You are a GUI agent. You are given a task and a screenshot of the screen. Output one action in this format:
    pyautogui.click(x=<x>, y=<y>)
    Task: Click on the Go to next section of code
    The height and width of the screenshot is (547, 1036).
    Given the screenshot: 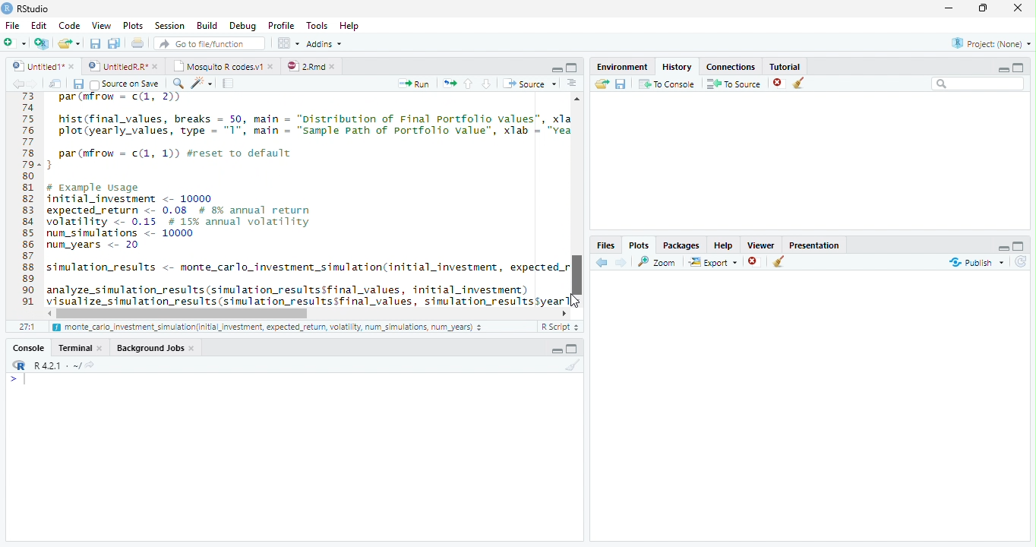 What is the action you would take?
    pyautogui.click(x=488, y=84)
    